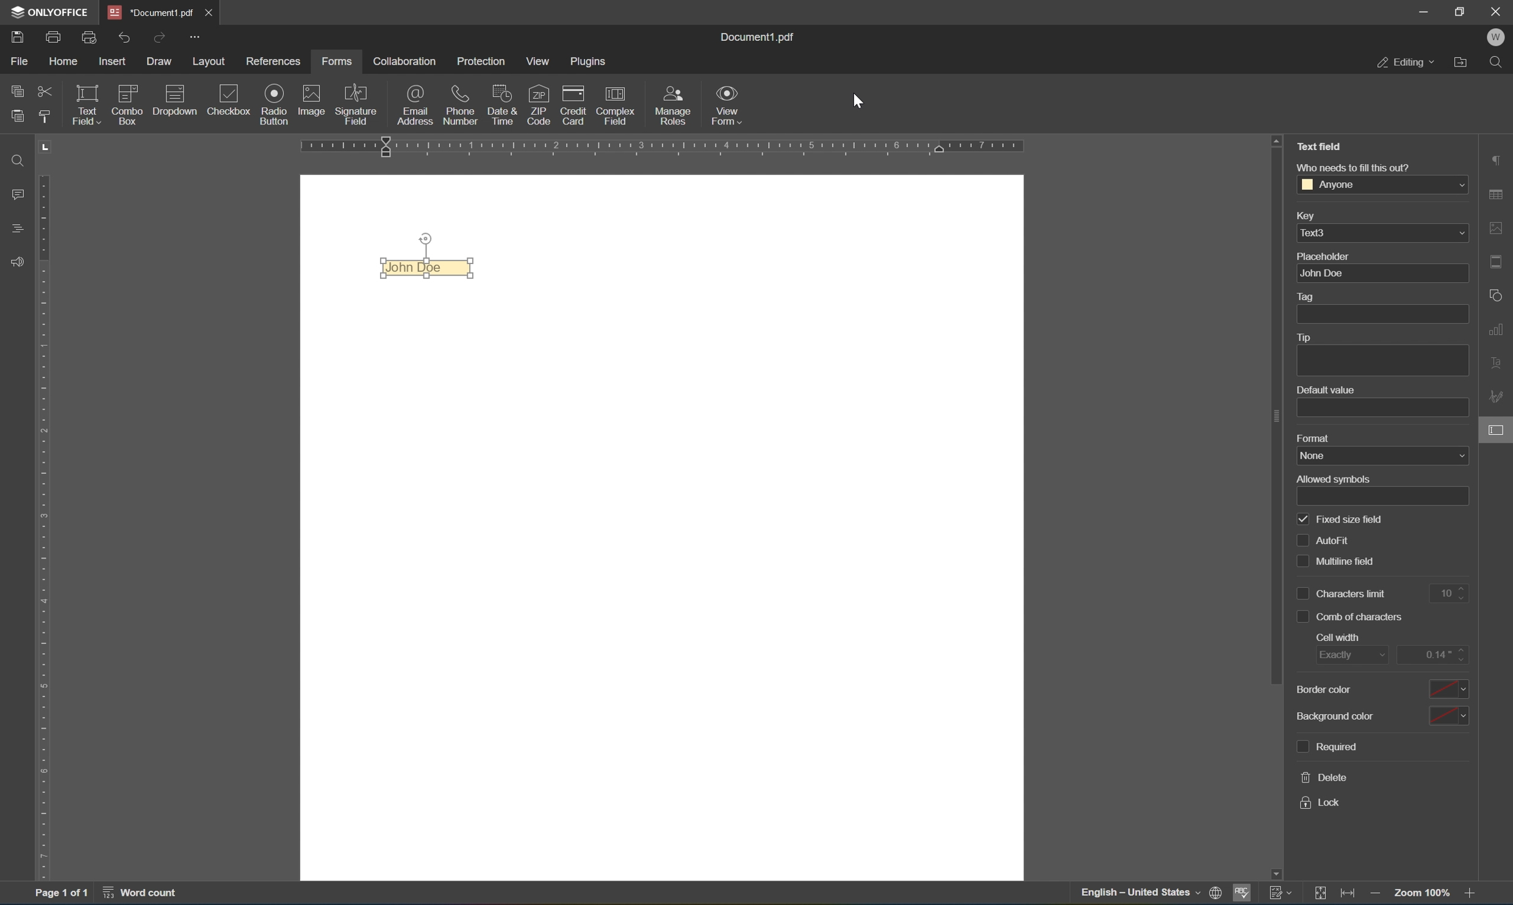 The image size is (1513, 905). I want to click on John Doe, so click(1325, 272).